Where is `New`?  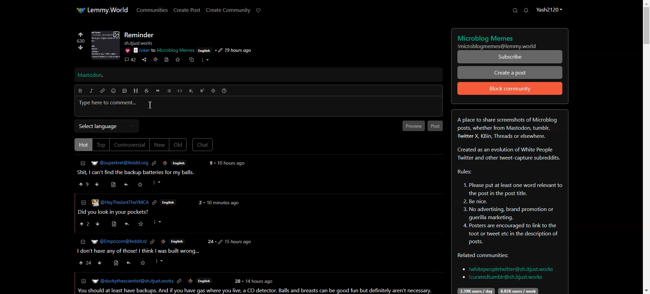
New is located at coordinates (159, 145).